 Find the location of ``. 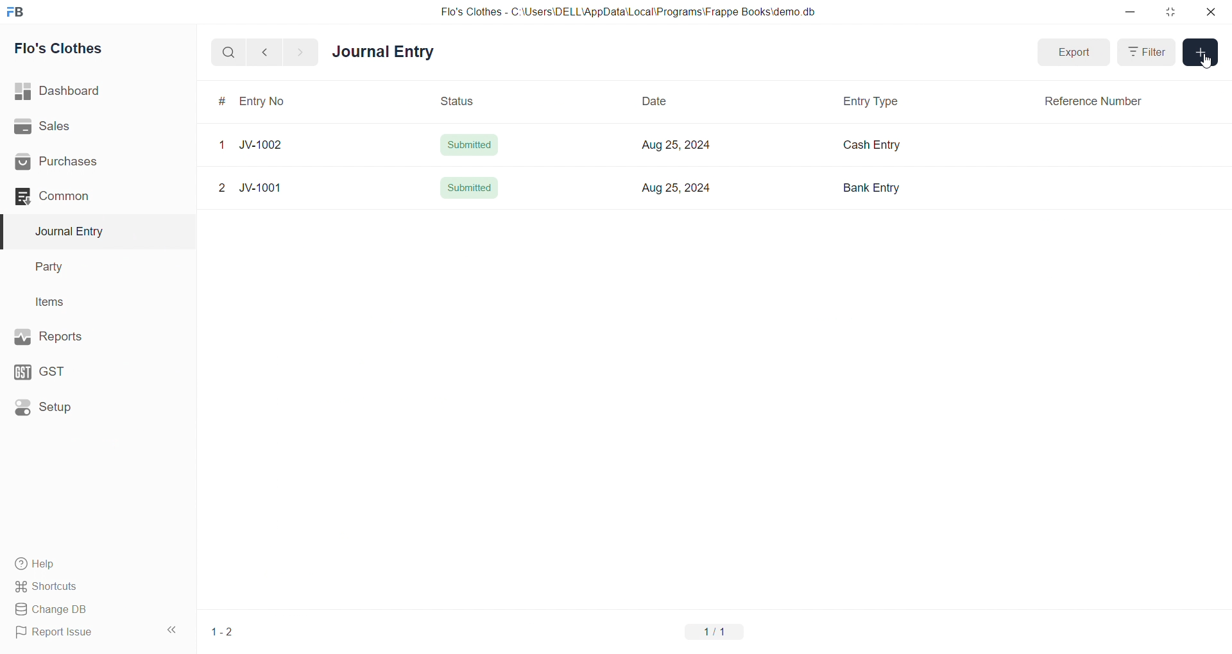

 is located at coordinates (222, 190).